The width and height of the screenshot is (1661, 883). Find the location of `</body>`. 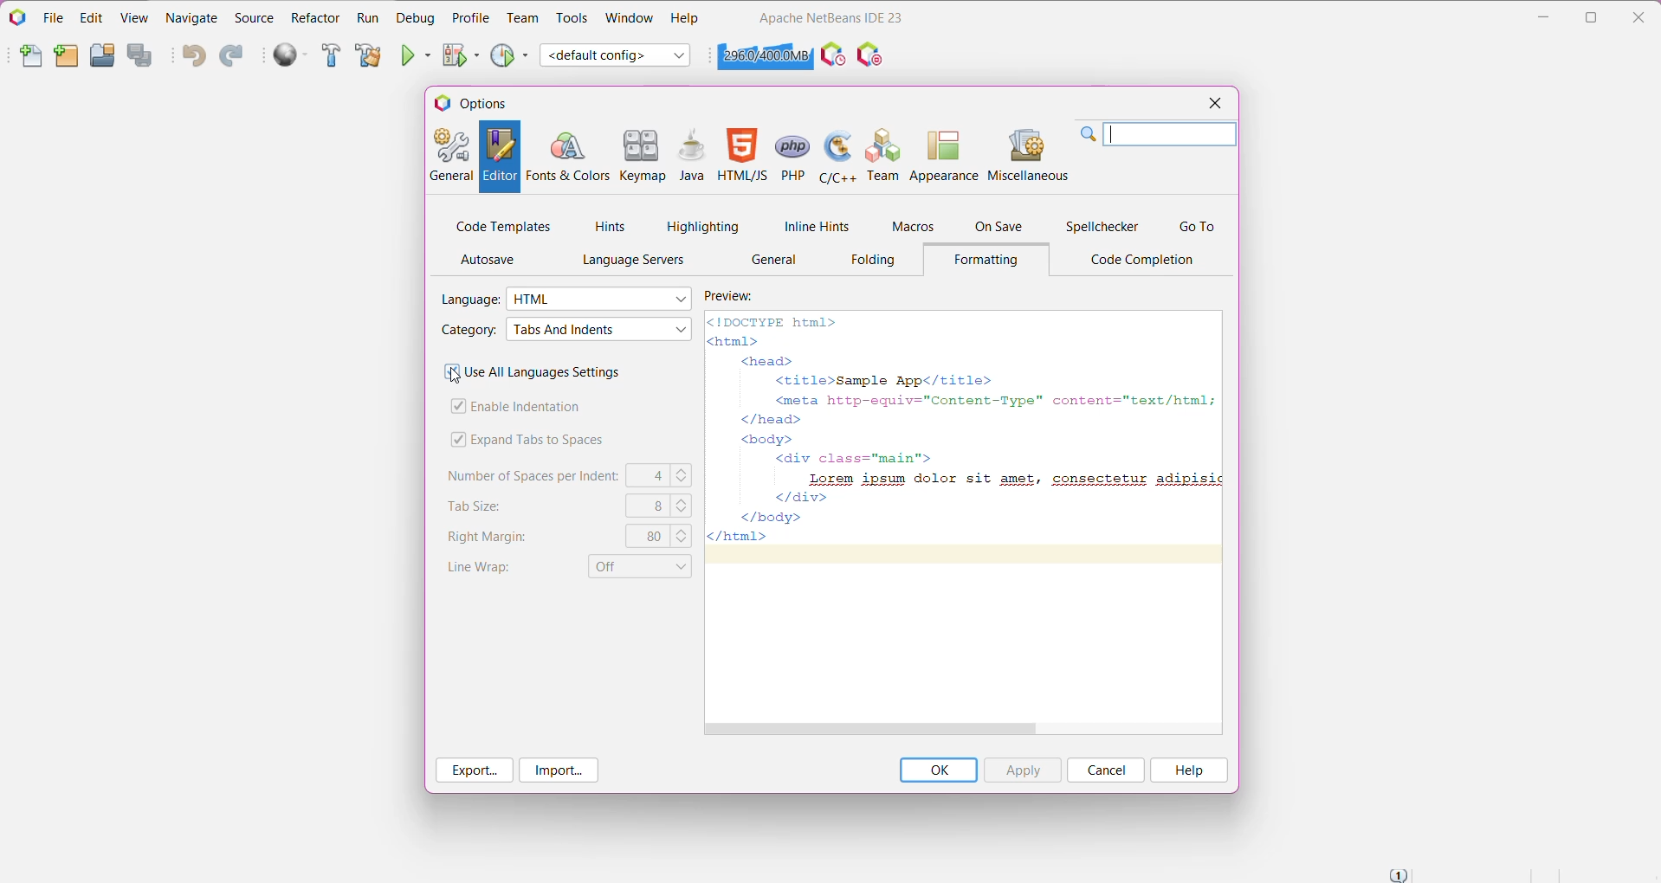

</body> is located at coordinates (776, 517).